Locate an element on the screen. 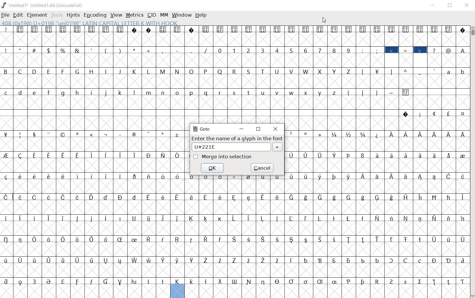 The image size is (475, 298). special letters is located at coordinates (236, 261).